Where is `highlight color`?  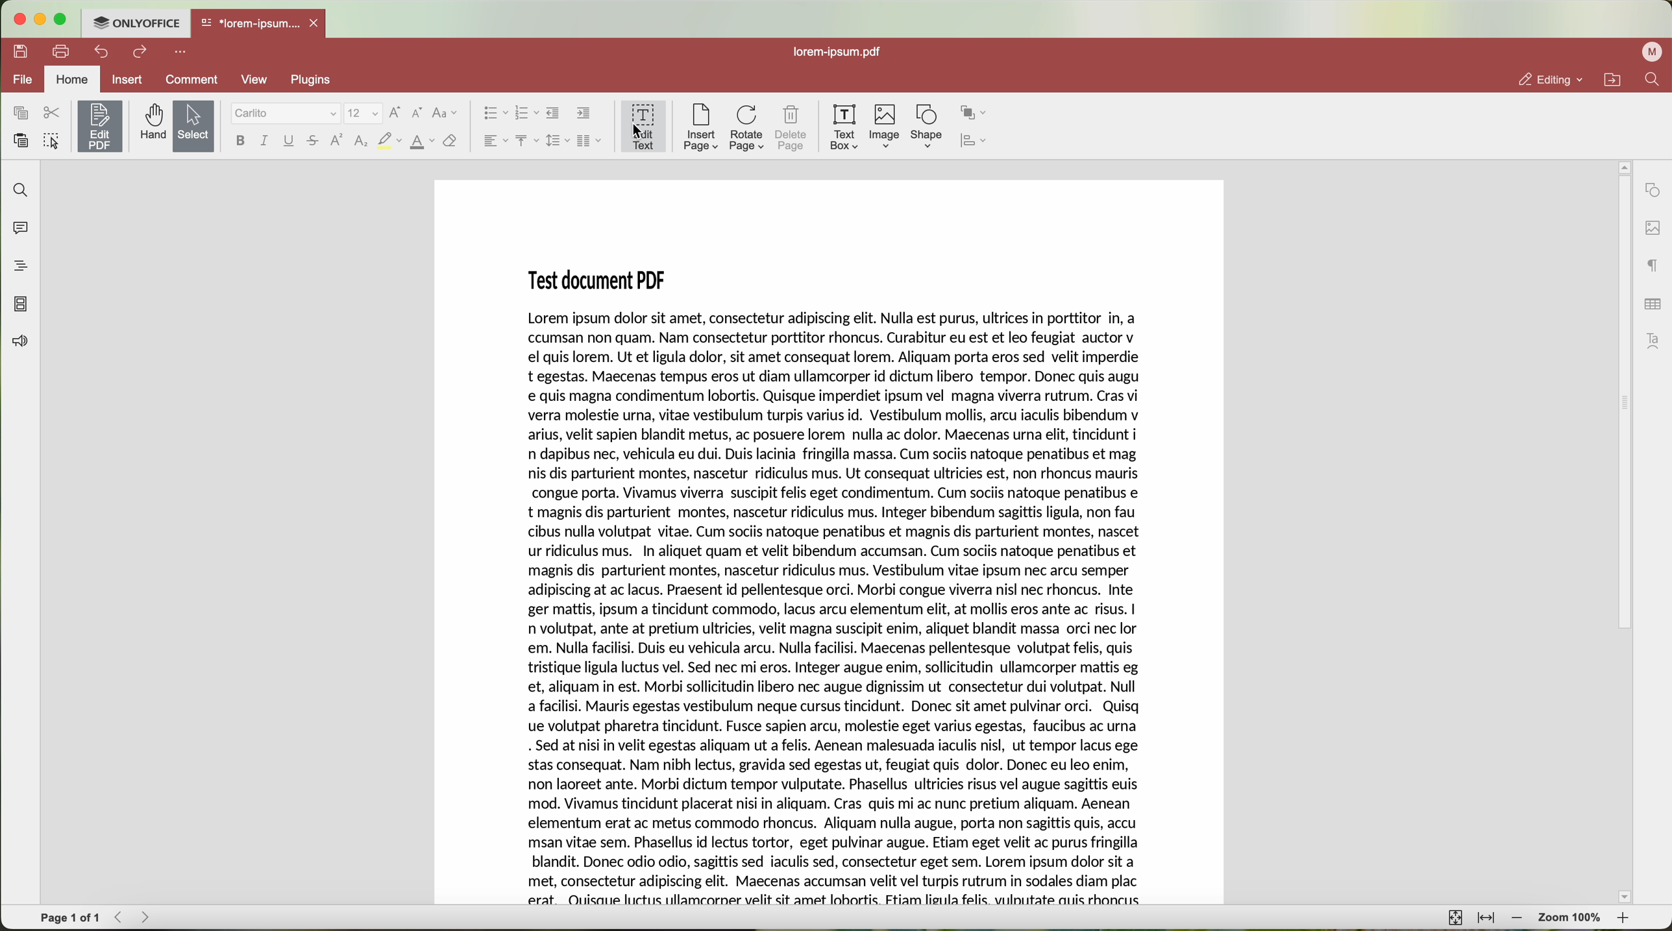 highlight color is located at coordinates (390, 141).